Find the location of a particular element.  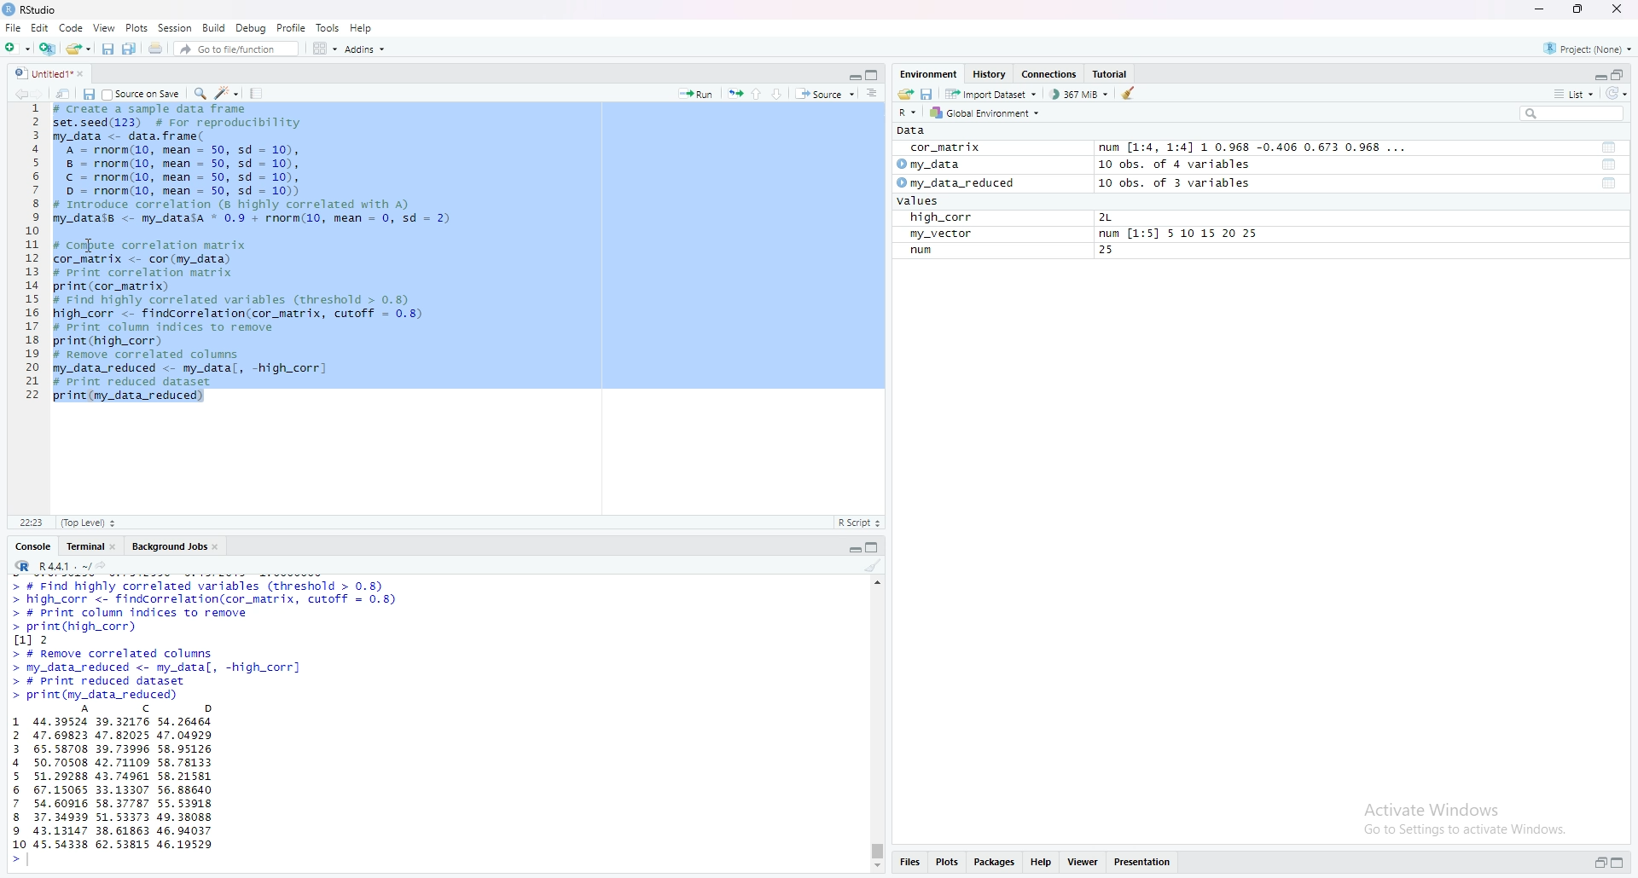

share is located at coordinates (102, 566).